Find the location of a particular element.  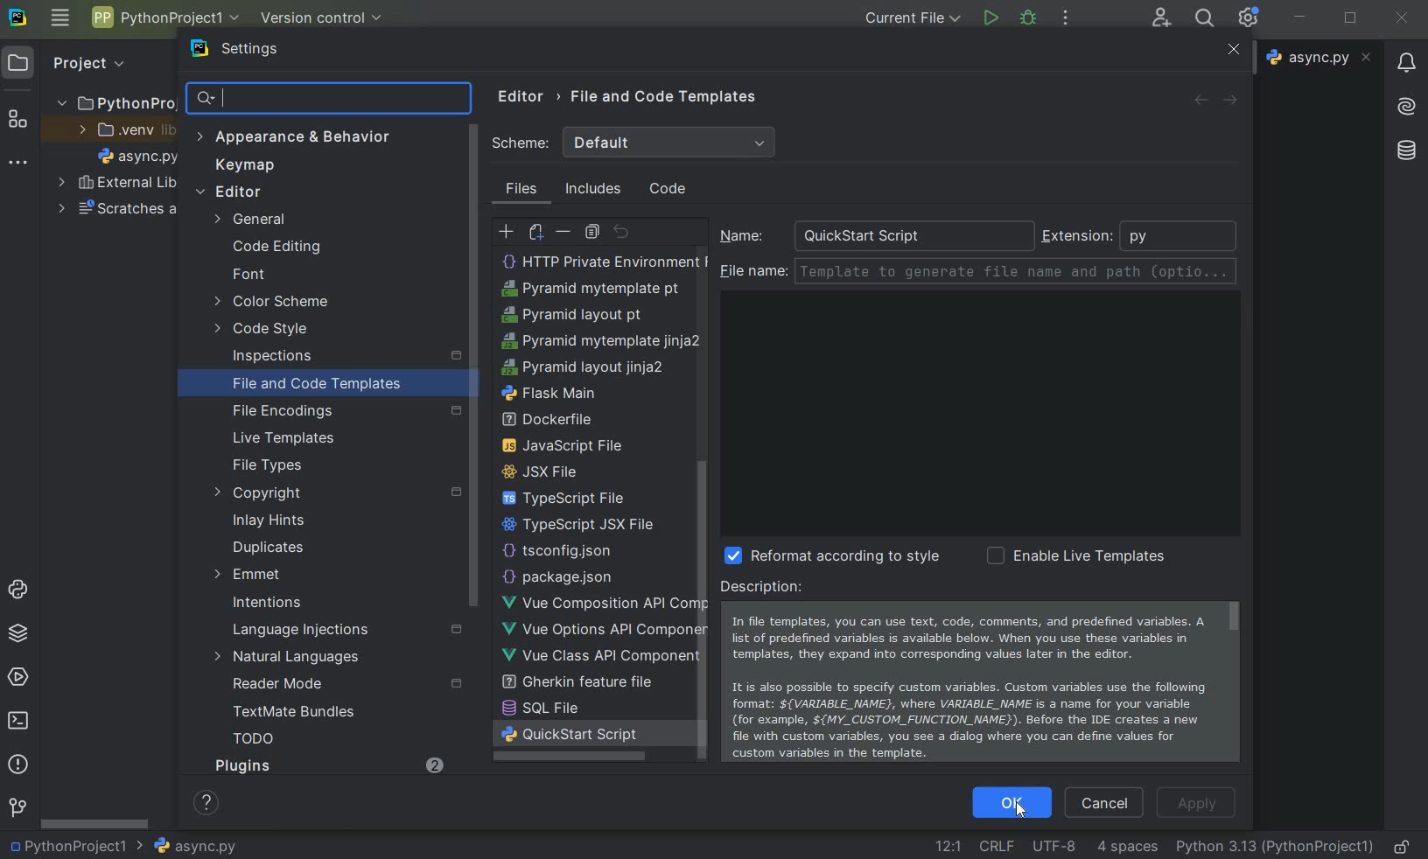

terminal is located at coordinates (19, 719).